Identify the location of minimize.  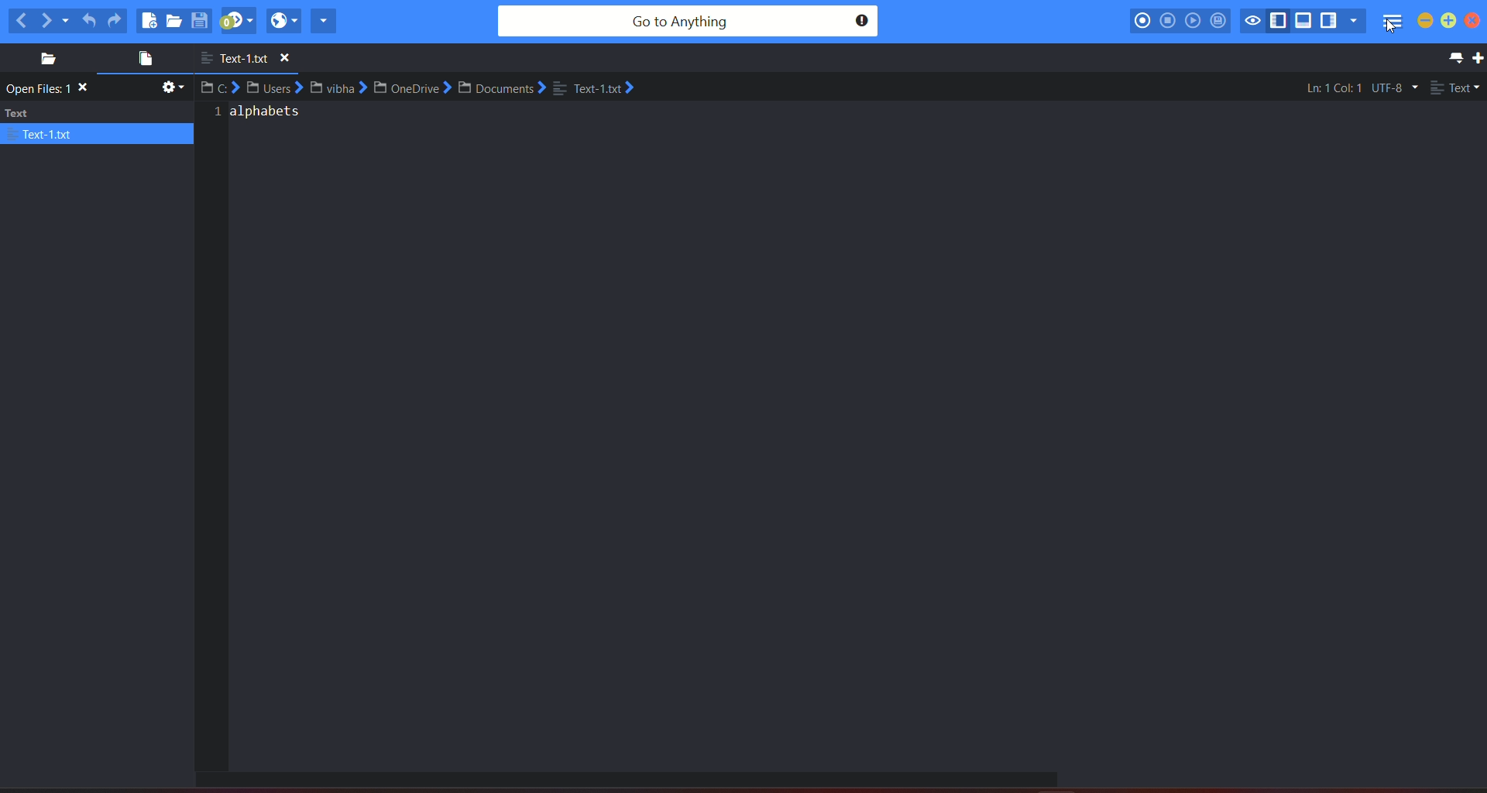
(1425, 21).